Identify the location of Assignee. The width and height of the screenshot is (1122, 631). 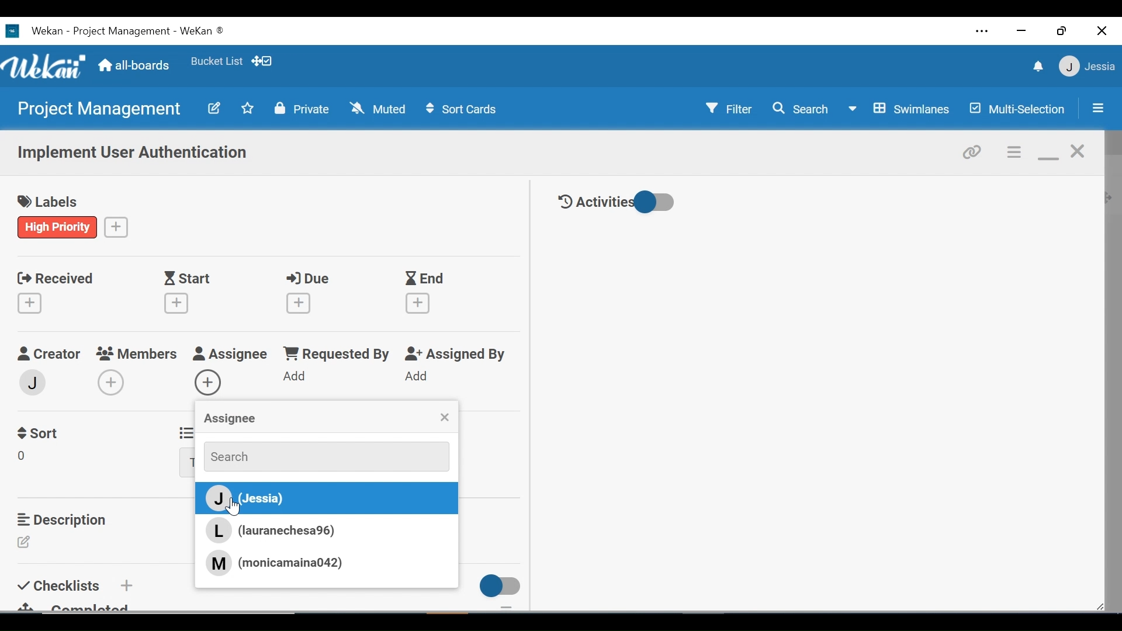
(228, 419).